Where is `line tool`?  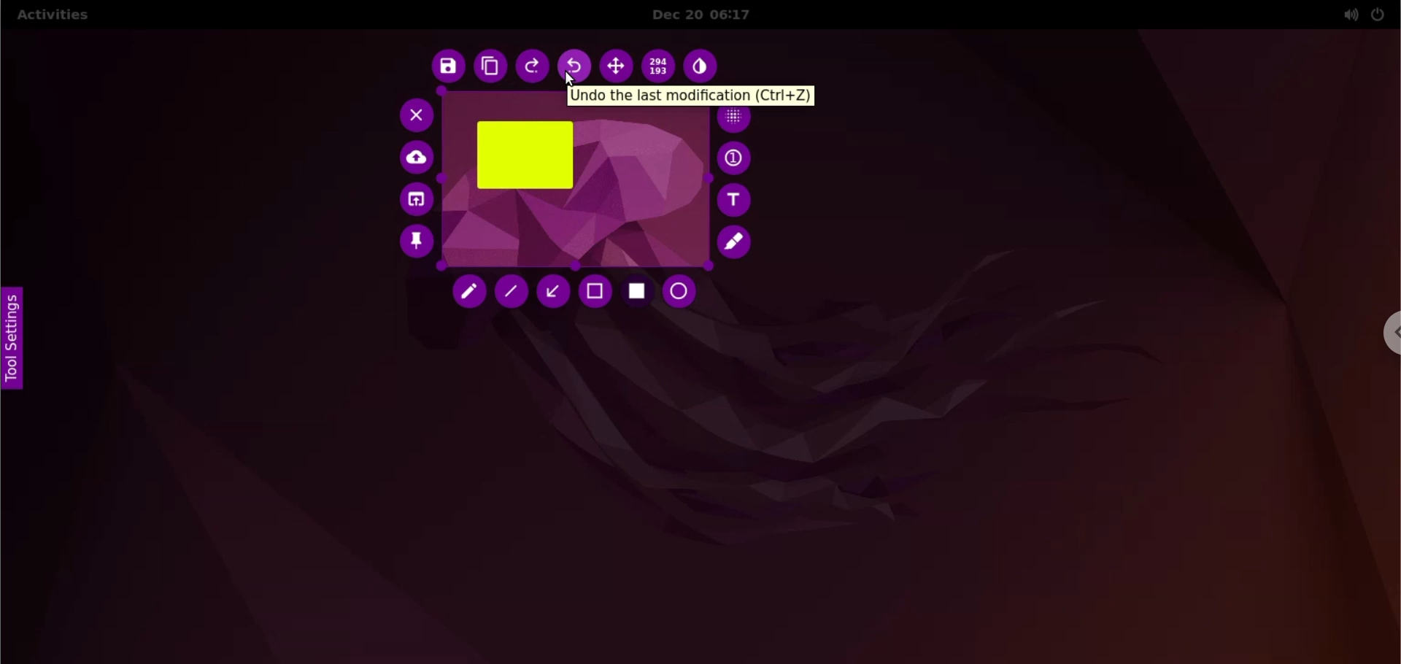 line tool is located at coordinates (512, 292).